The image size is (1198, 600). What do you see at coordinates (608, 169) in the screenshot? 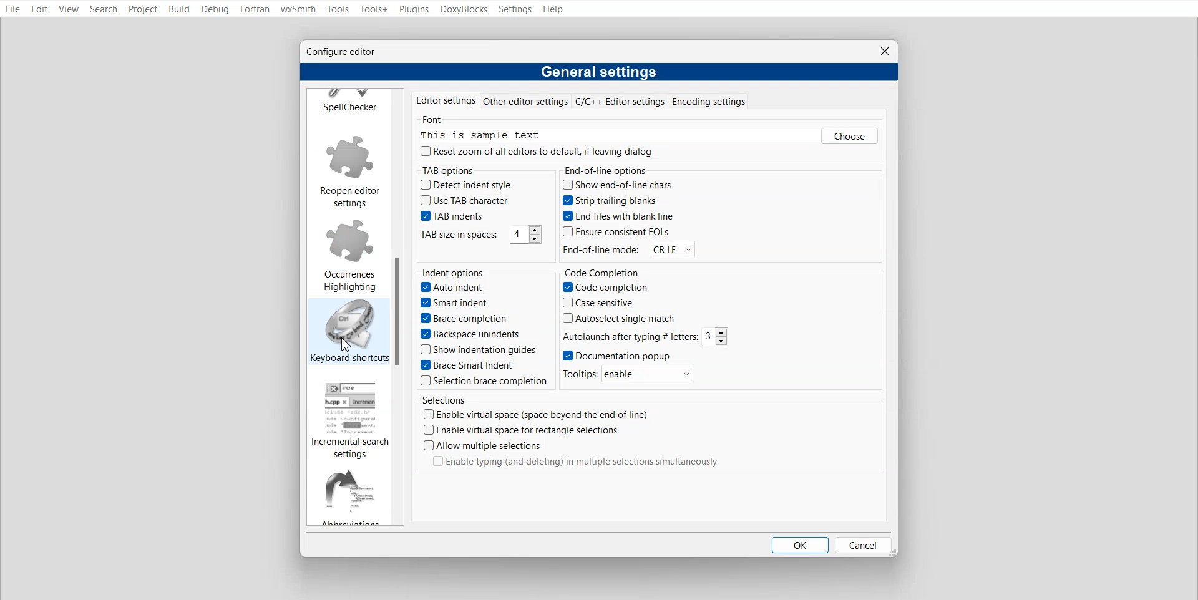
I see `End-of-line options` at bounding box center [608, 169].